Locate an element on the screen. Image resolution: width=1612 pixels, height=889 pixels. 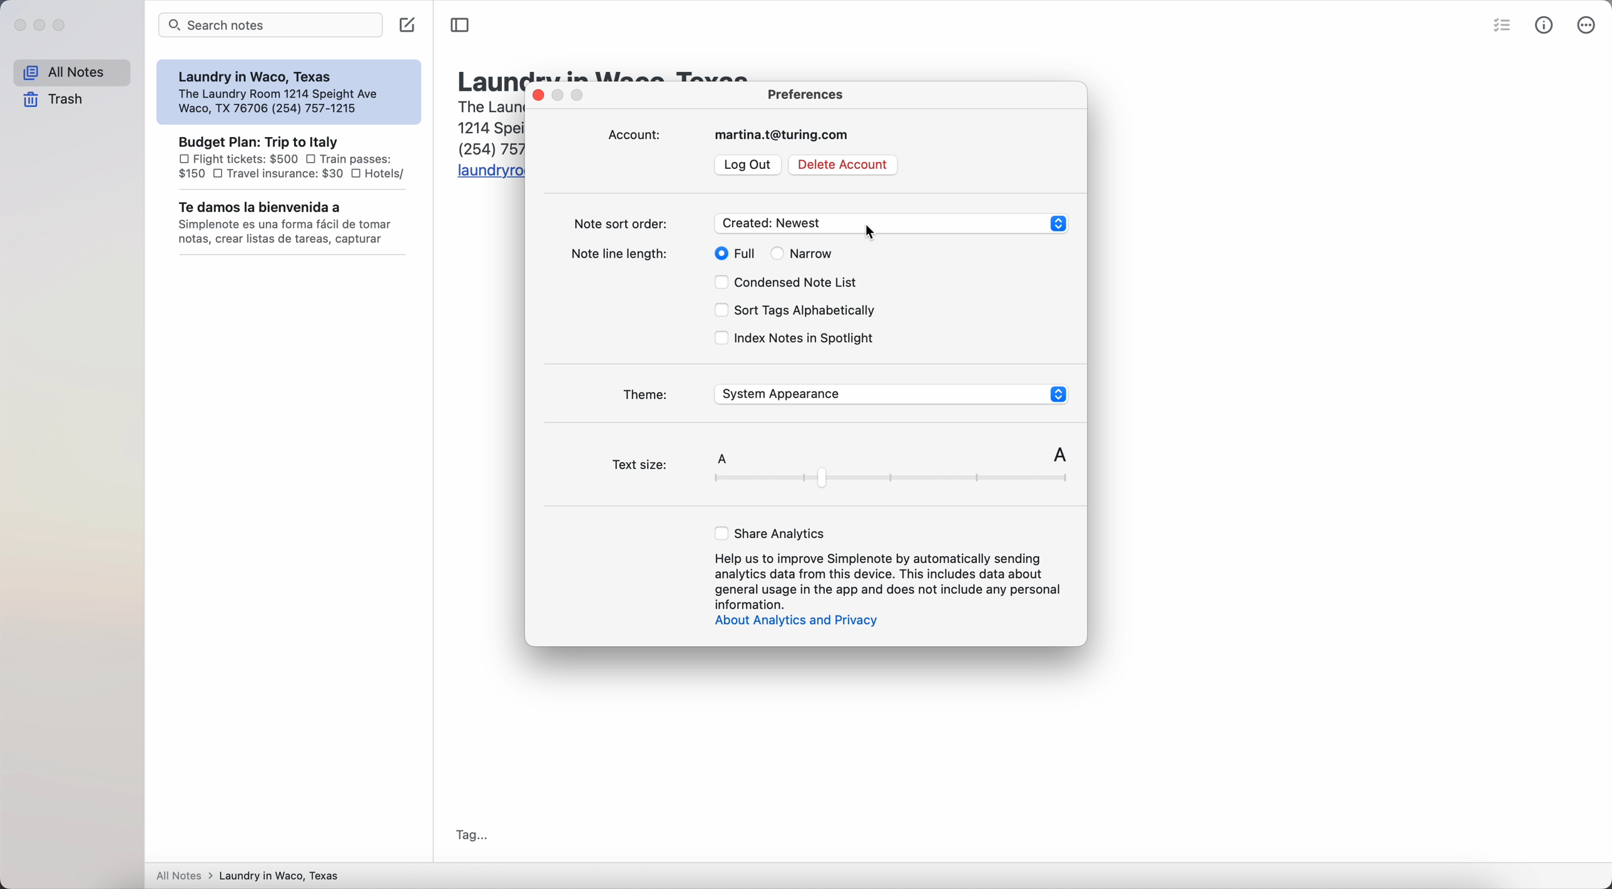
note sort order is located at coordinates (713, 221).